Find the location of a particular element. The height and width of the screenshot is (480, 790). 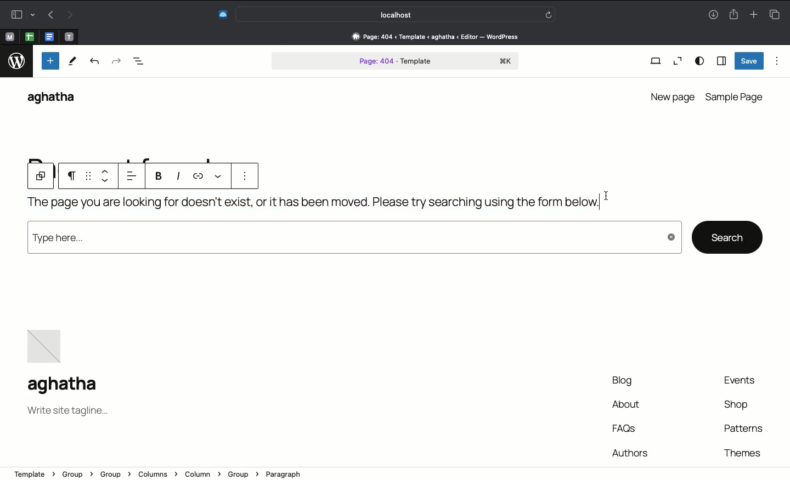

authors is located at coordinates (630, 451).